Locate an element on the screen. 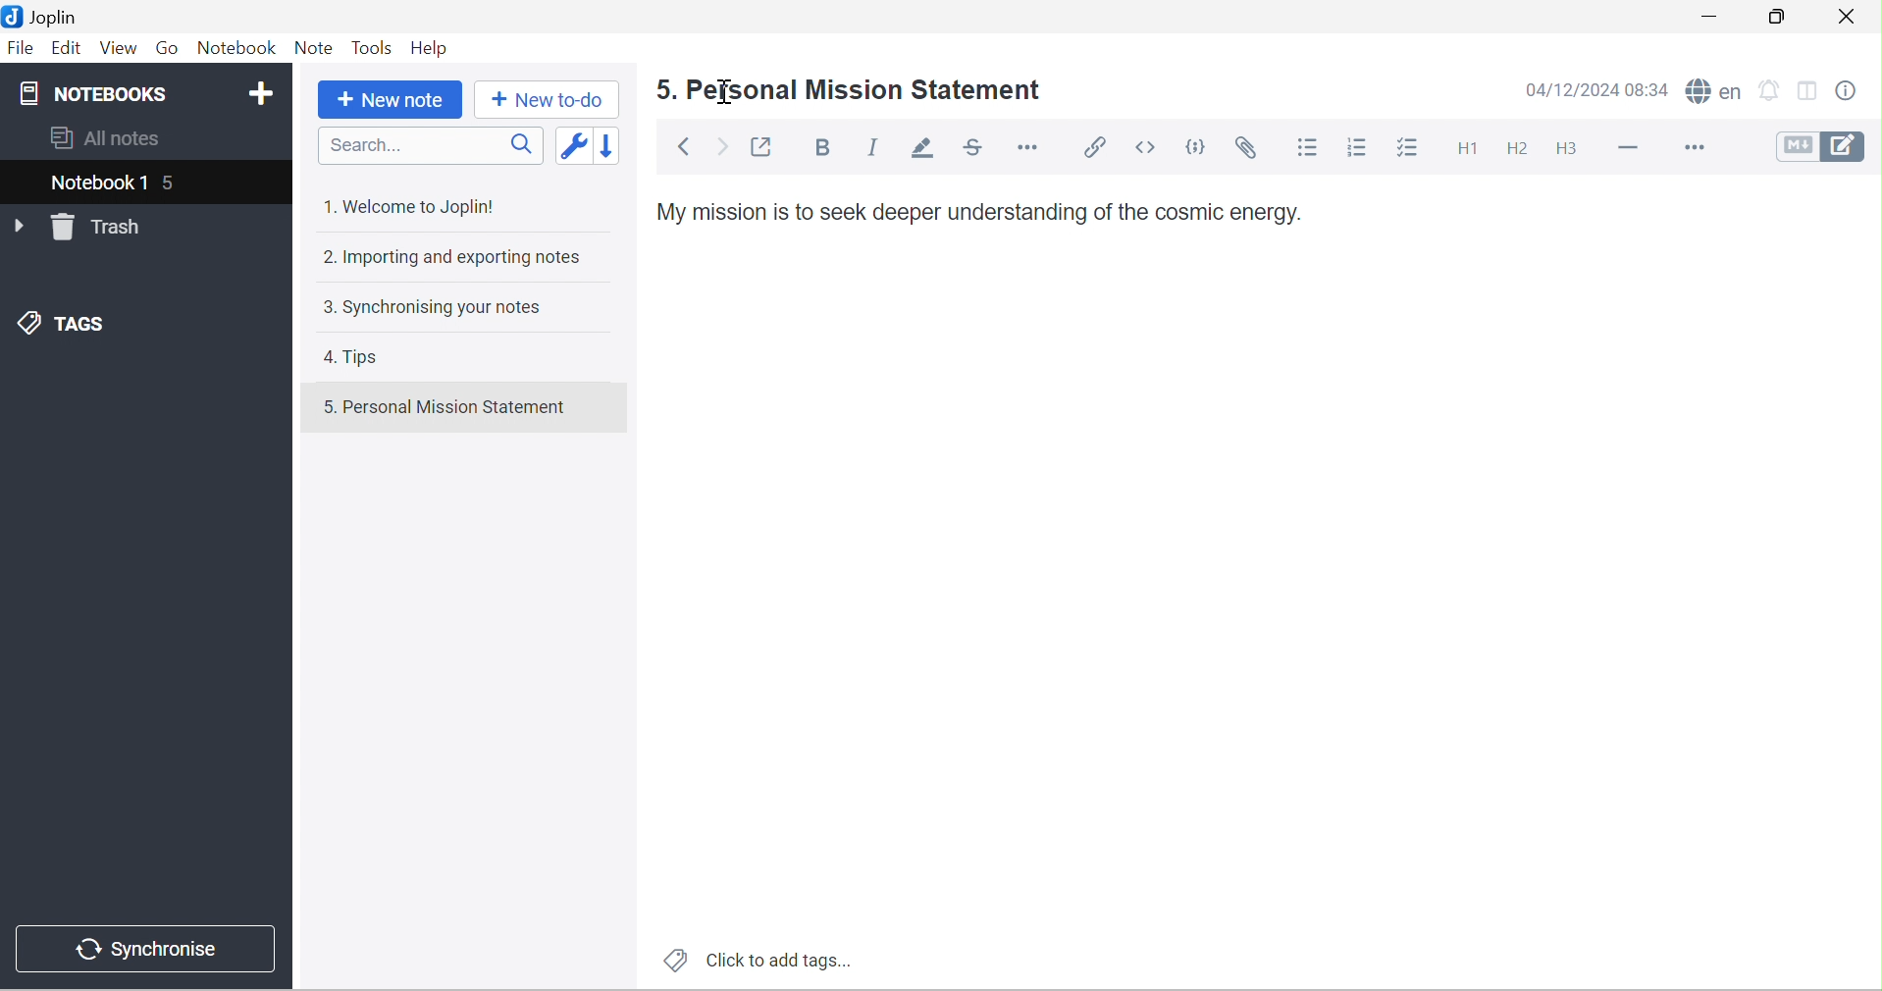  Strikethrough is located at coordinates (975, 146).